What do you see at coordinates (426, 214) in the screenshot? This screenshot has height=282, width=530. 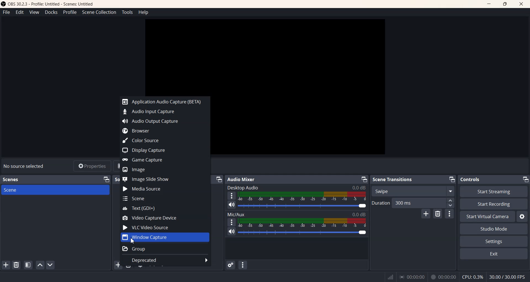 I see `Add configuration transition` at bounding box center [426, 214].